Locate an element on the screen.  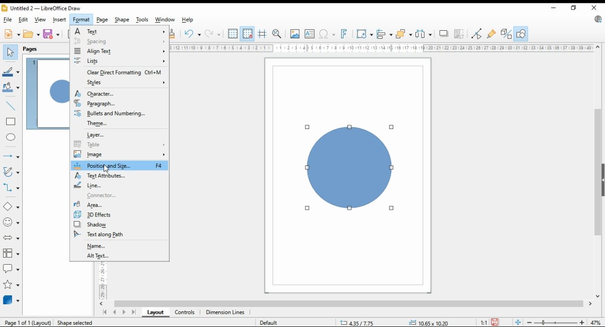
redo is located at coordinates (212, 34).